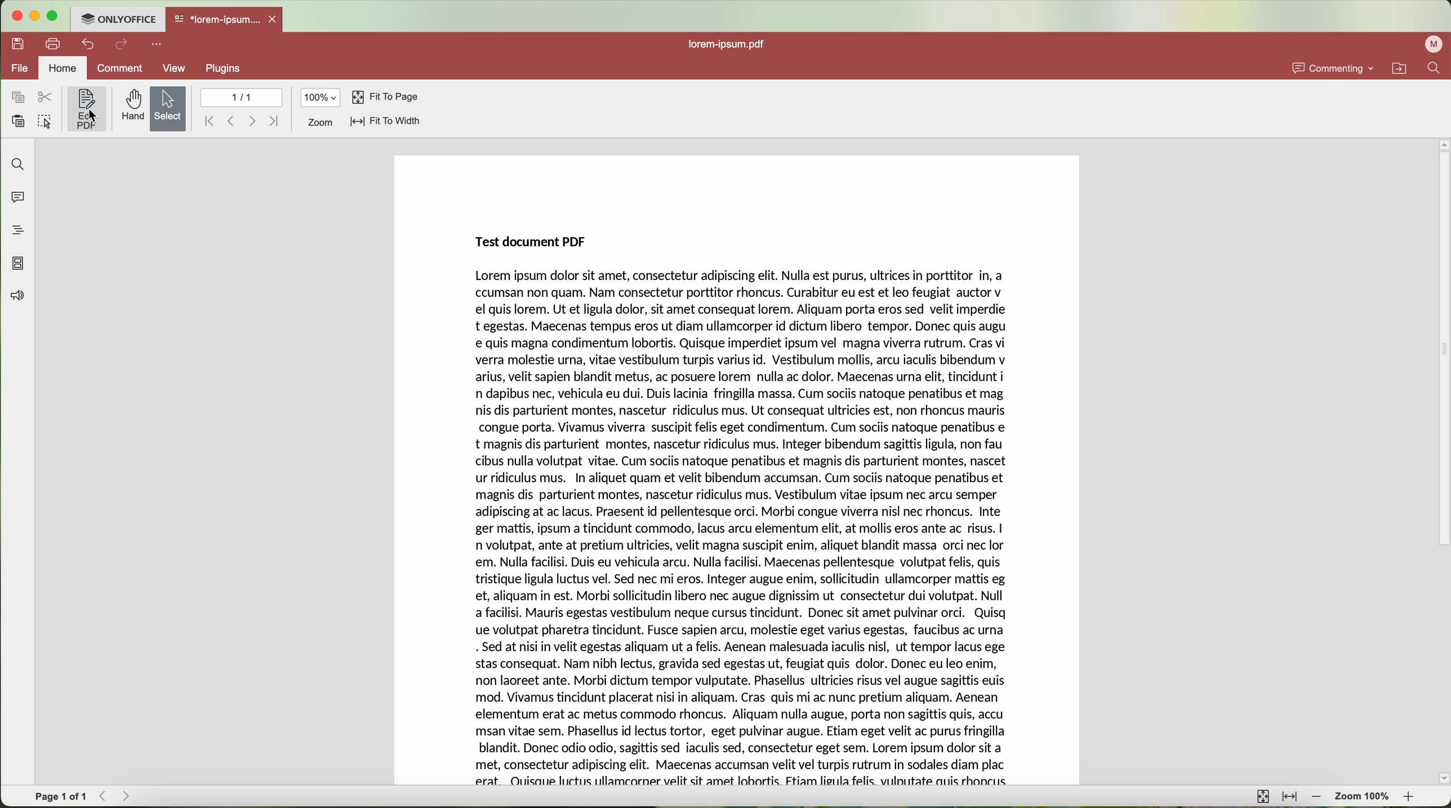 Image resolution: width=1451 pixels, height=808 pixels. I want to click on Backward, so click(106, 796).